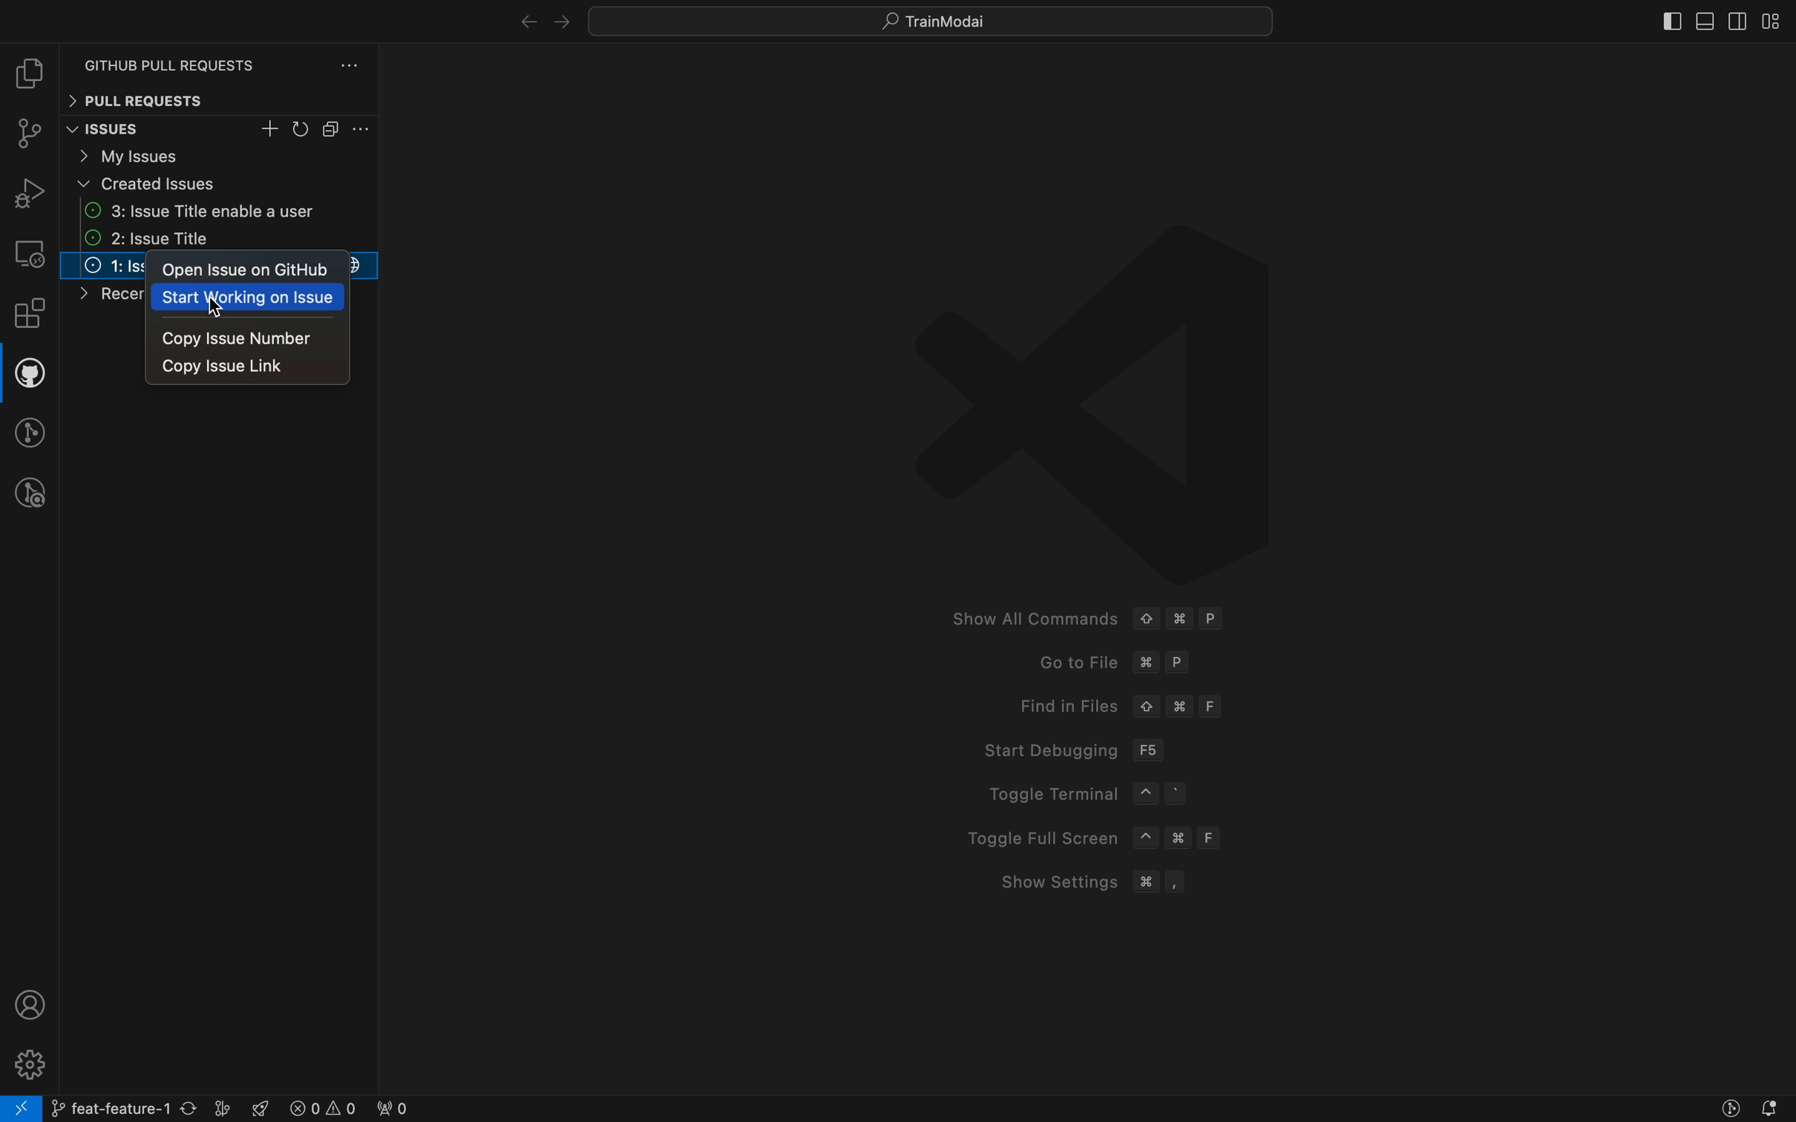  Describe the element at coordinates (251, 269) in the screenshot. I see `open on github` at that location.